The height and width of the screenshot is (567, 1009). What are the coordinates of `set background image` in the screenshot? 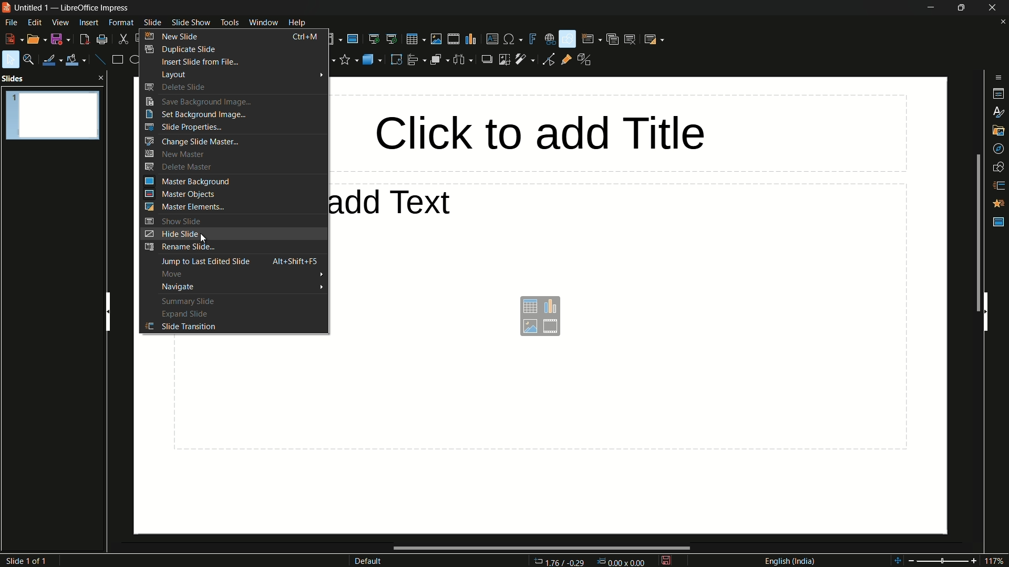 It's located at (196, 114).